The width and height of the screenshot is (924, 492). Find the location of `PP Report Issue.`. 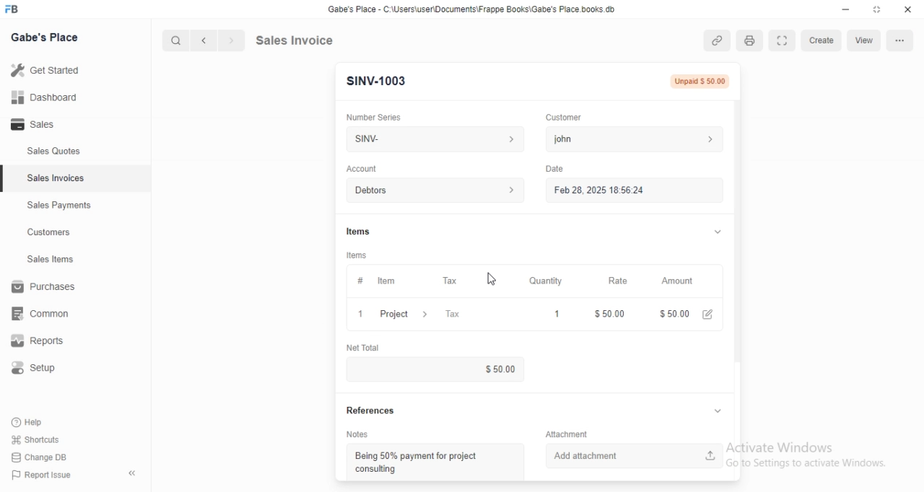

PP Report Issue. is located at coordinates (46, 478).